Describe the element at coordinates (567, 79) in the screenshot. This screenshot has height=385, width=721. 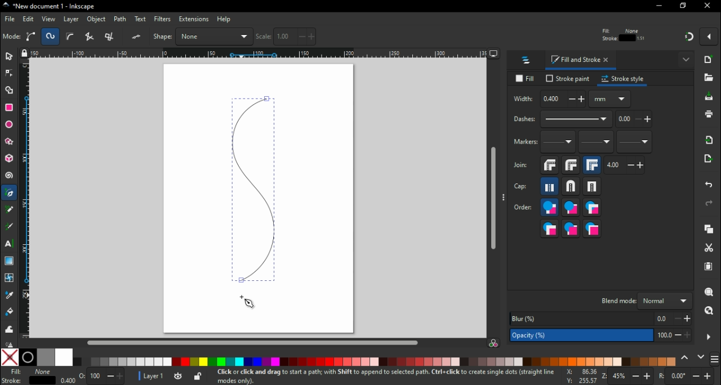
I see `stroke paint` at that location.